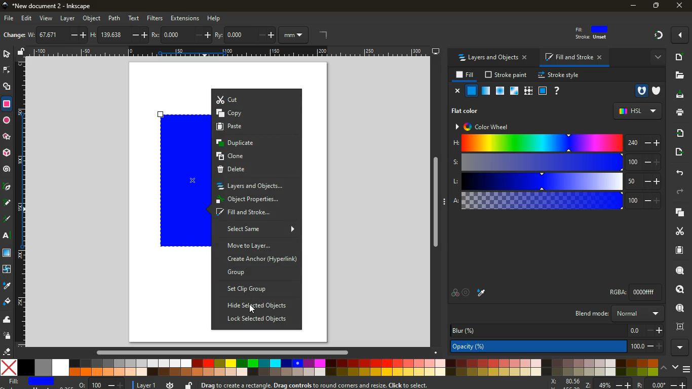 The width and height of the screenshot is (692, 389). I want to click on find, so click(679, 308).